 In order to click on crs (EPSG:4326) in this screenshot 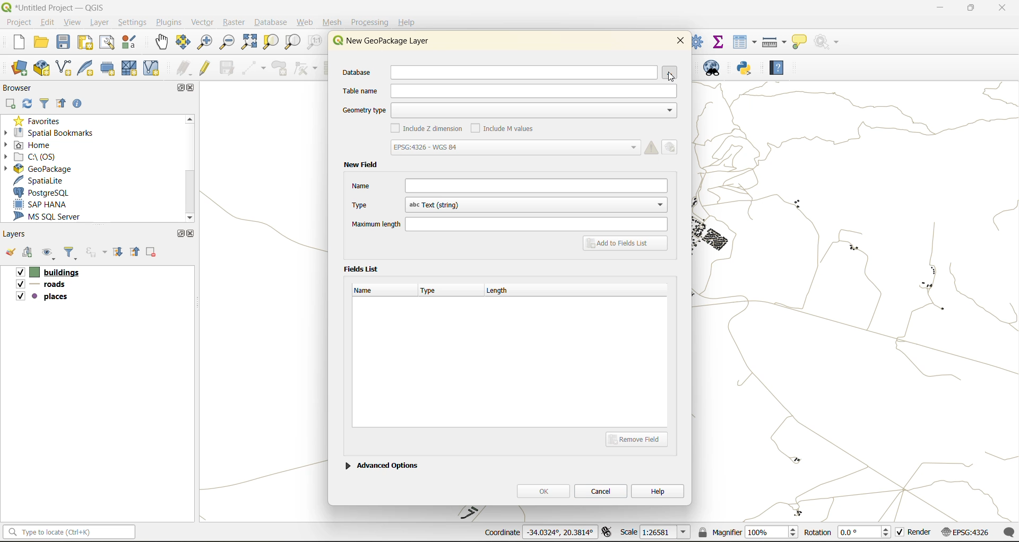, I will do `click(968, 532)`.